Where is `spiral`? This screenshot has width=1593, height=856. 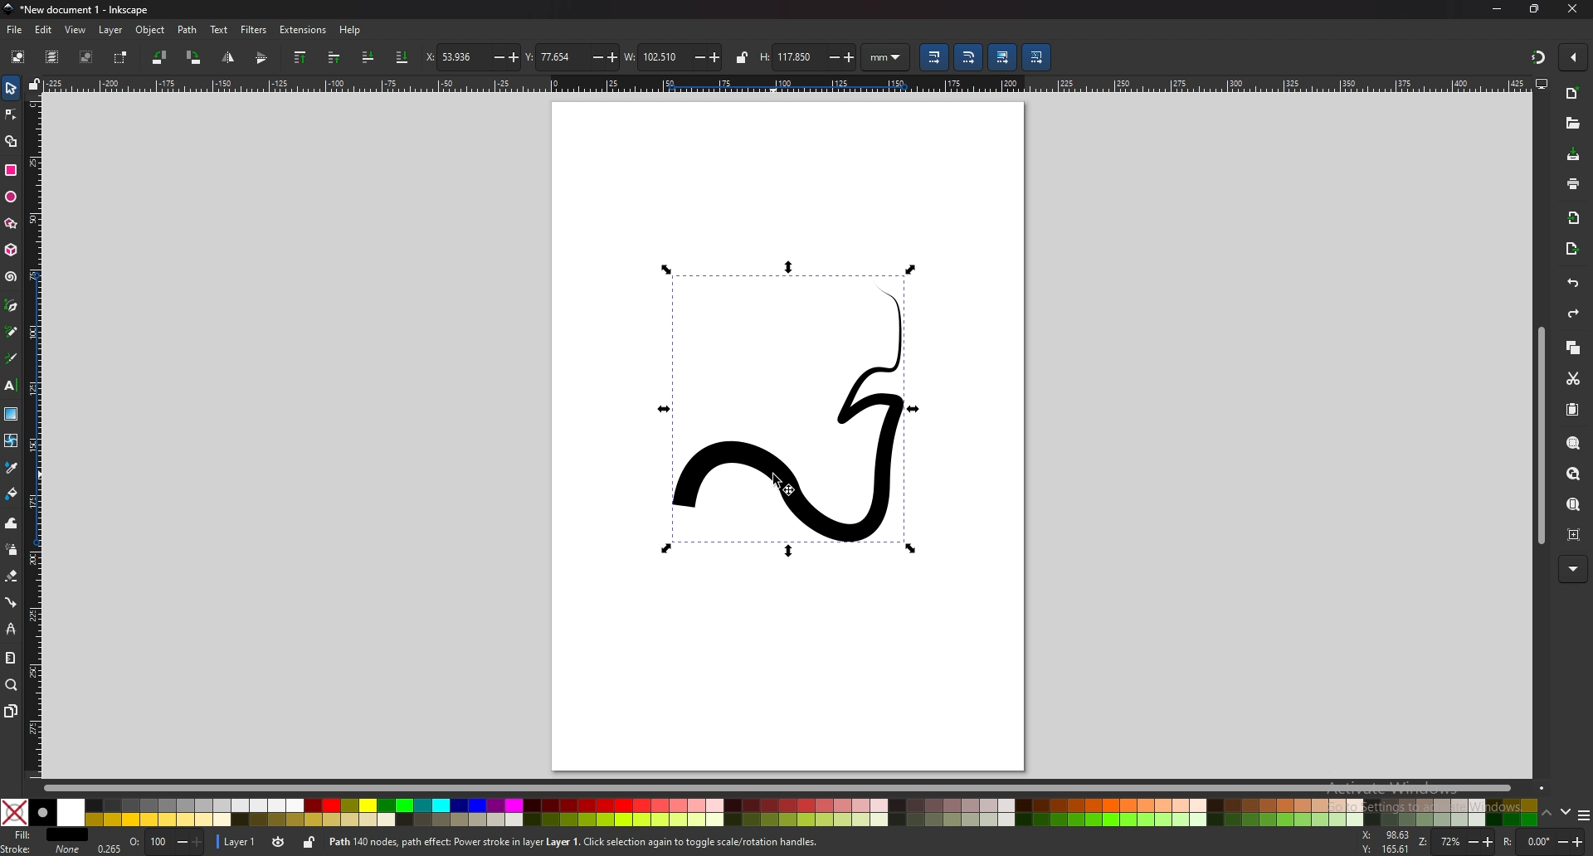 spiral is located at coordinates (11, 277).